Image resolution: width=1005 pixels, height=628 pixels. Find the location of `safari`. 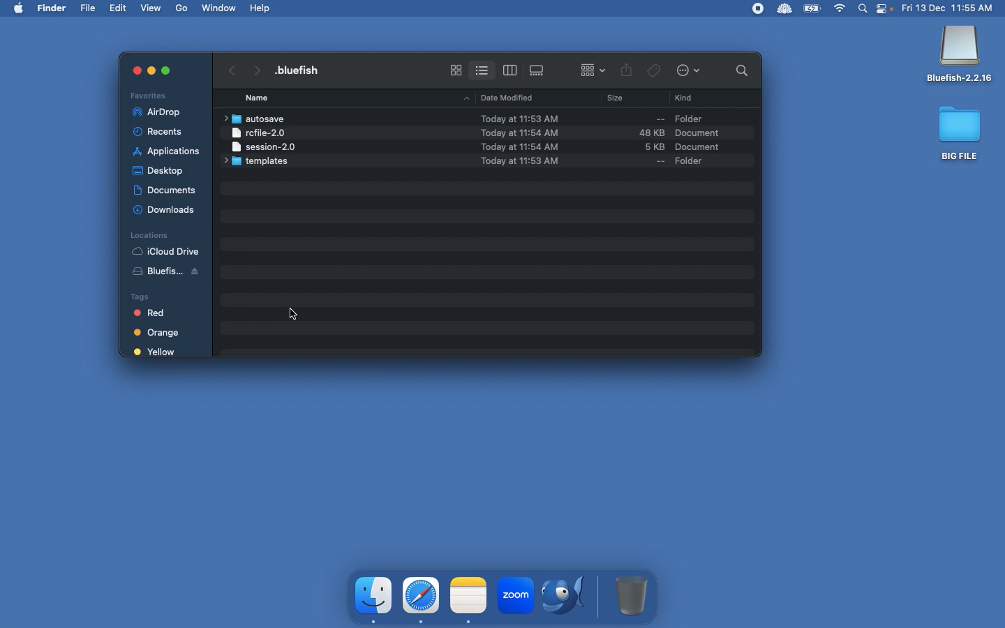

safari is located at coordinates (422, 595).